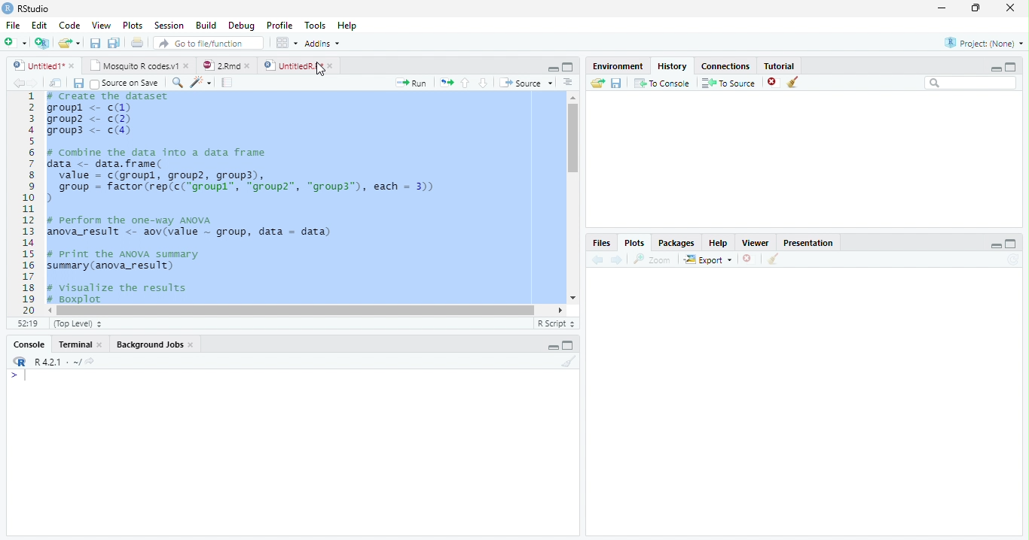 This screenshot has height=540, width=1029. Describe the element at coordinates (113, 43) in the screenshot. I see `Save All open documents` at that location.